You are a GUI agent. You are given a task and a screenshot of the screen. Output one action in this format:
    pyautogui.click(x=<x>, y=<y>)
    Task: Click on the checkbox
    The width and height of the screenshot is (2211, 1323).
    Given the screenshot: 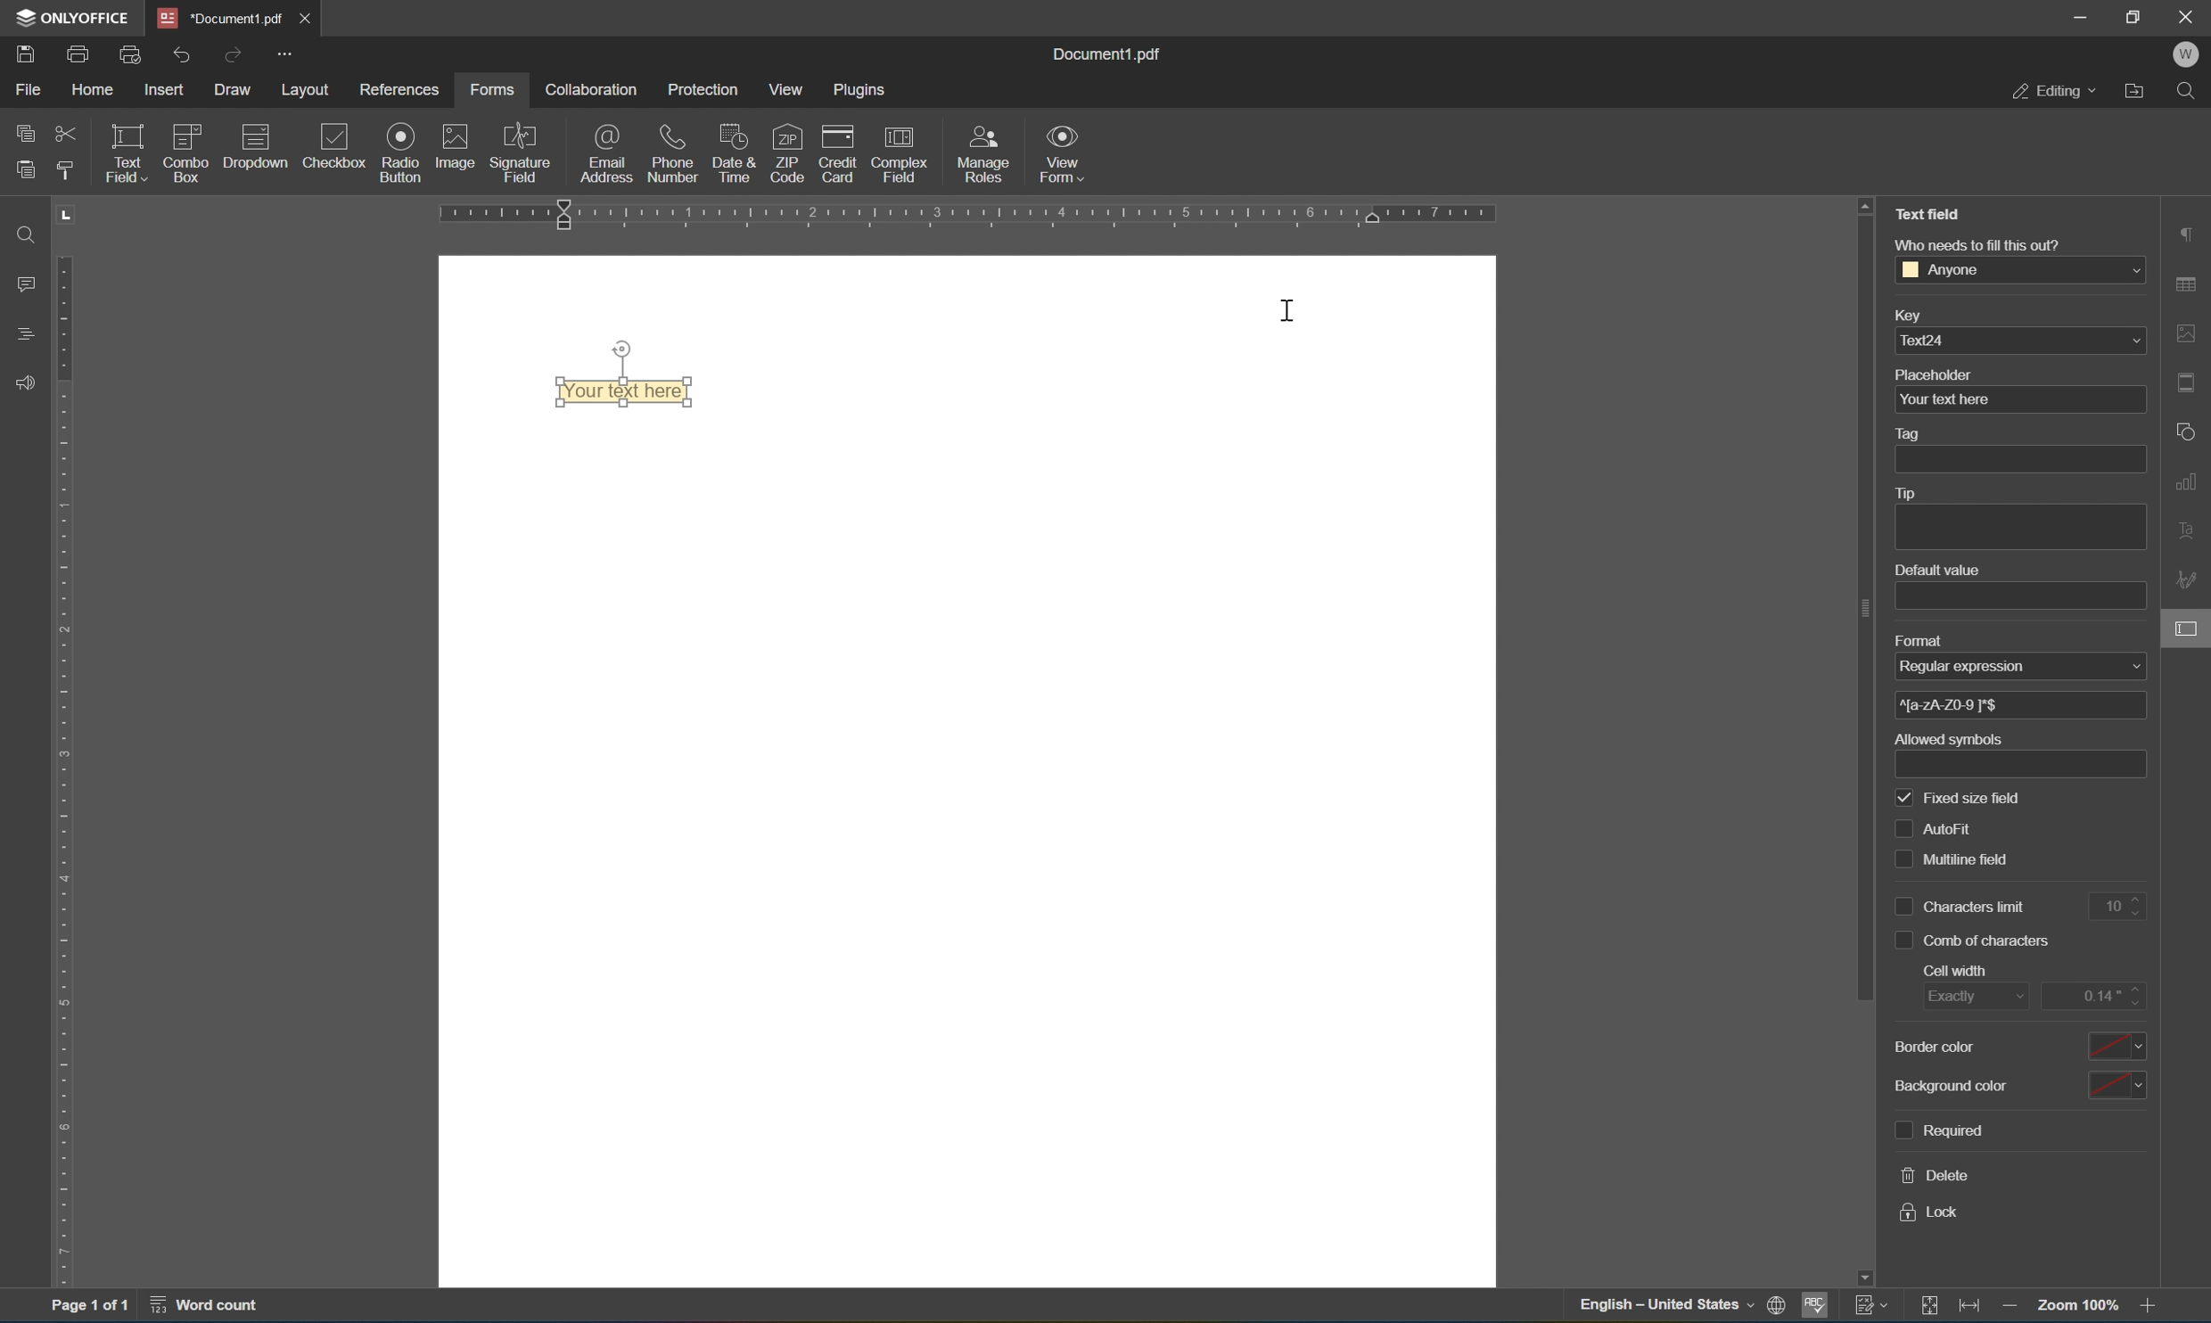 What is the action you would take?
    pyautogui.click(x=339, y=148)
    